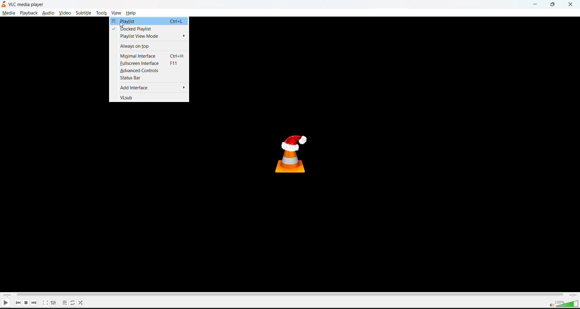 This screenshot has width=580, height=309. What do you see at coordinates (134, 13) in the screenshot?
I see `help` at bounding box center [134, 13].